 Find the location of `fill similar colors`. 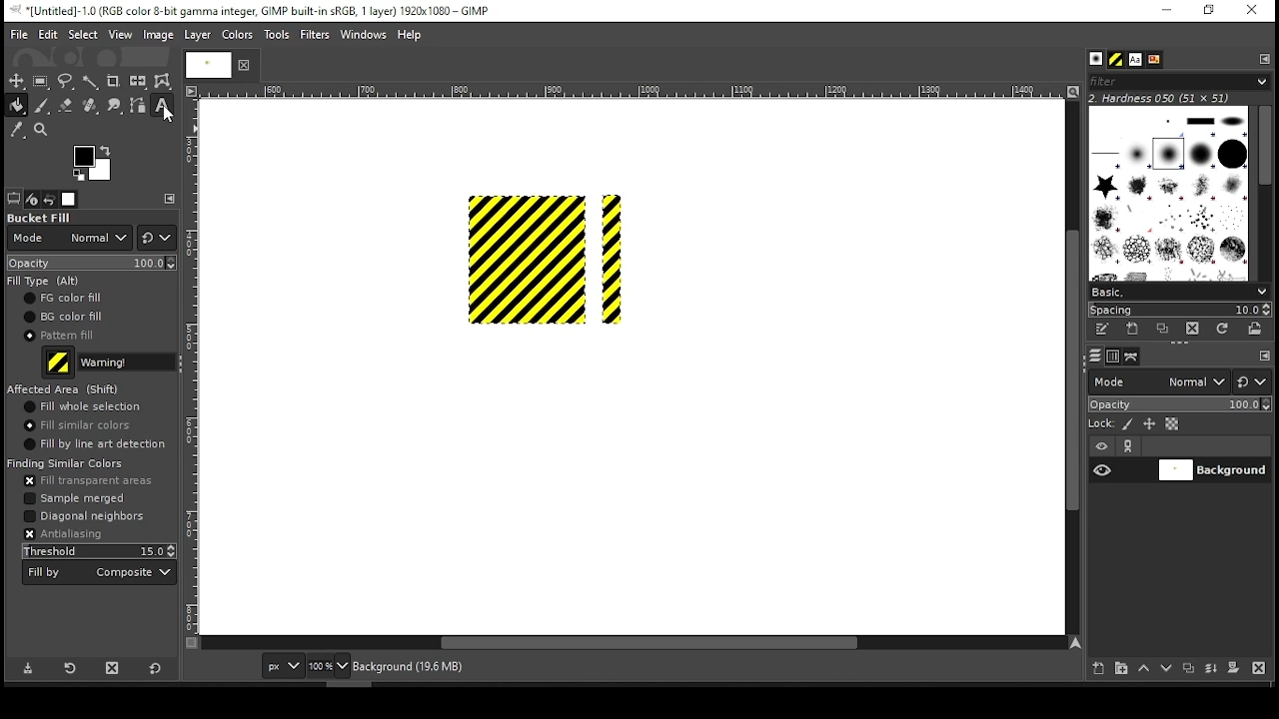

fill similar colors is located at coordinates (75, 425).